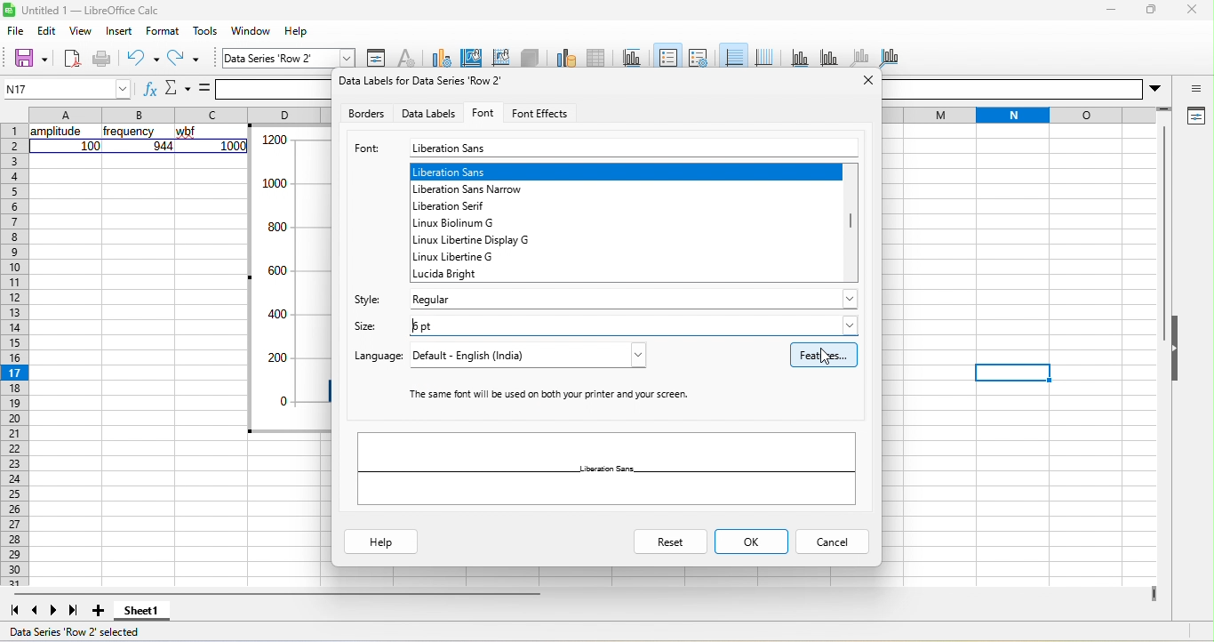  What do you see at coordinates (1147, 11) in the screenshot?
I see `maximize` at bounding box center [1147, 11].